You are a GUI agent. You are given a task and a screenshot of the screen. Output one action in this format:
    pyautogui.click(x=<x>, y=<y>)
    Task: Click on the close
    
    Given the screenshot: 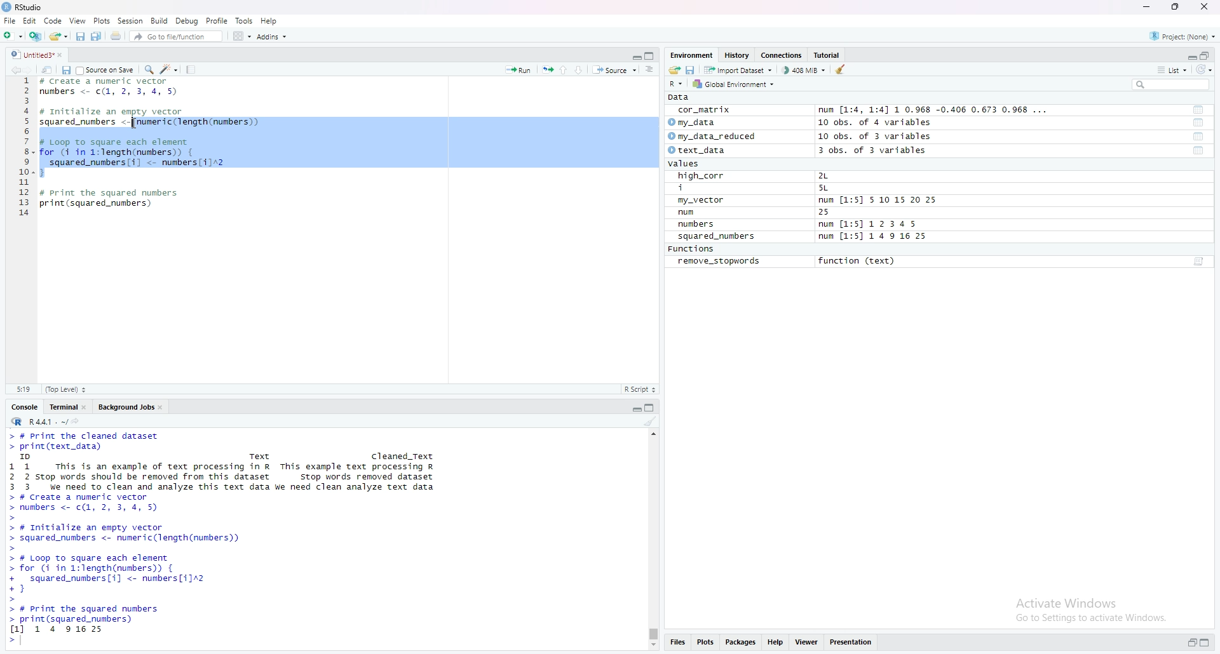 What is the action you would take?
    pyautogui.click(x=64, y=54)
    